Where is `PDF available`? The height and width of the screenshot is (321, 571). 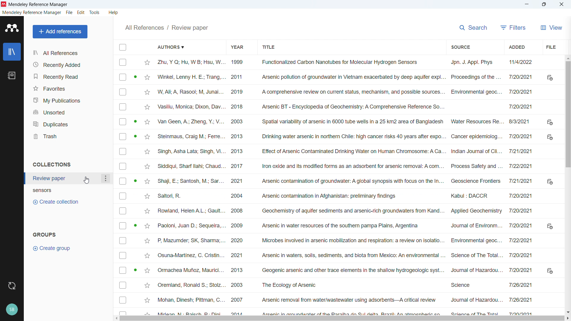 PDF available is located at coordinates (135, 195).